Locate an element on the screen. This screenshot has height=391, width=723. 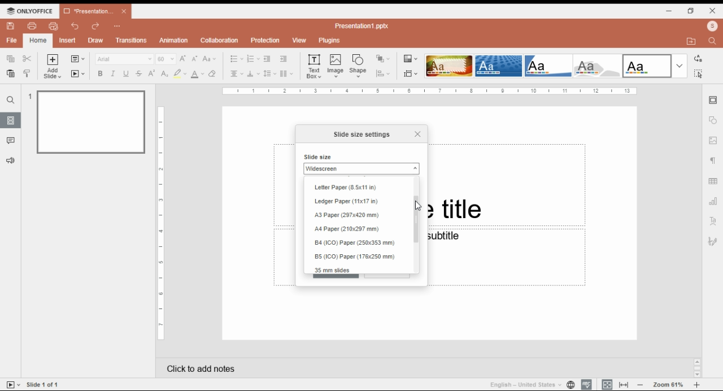
insert is located at coordinates (68, 41).